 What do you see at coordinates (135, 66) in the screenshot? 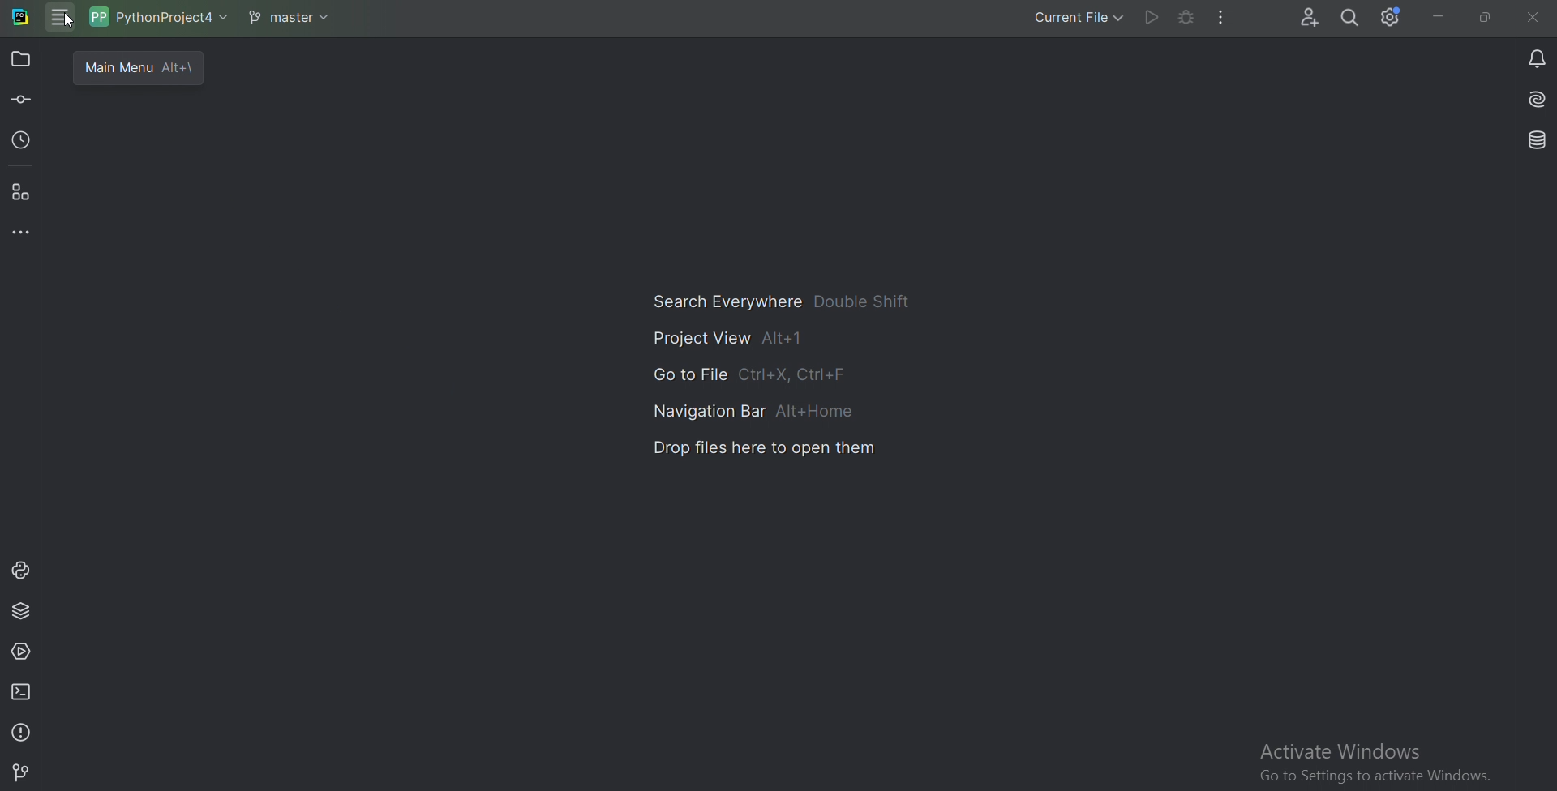
I see `Main menu` at bounding box center [135, 66].